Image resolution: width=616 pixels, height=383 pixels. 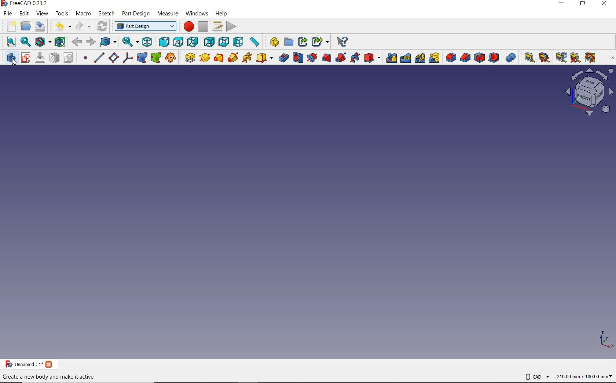 I want to click on fit all, so click(x=10, y=42).